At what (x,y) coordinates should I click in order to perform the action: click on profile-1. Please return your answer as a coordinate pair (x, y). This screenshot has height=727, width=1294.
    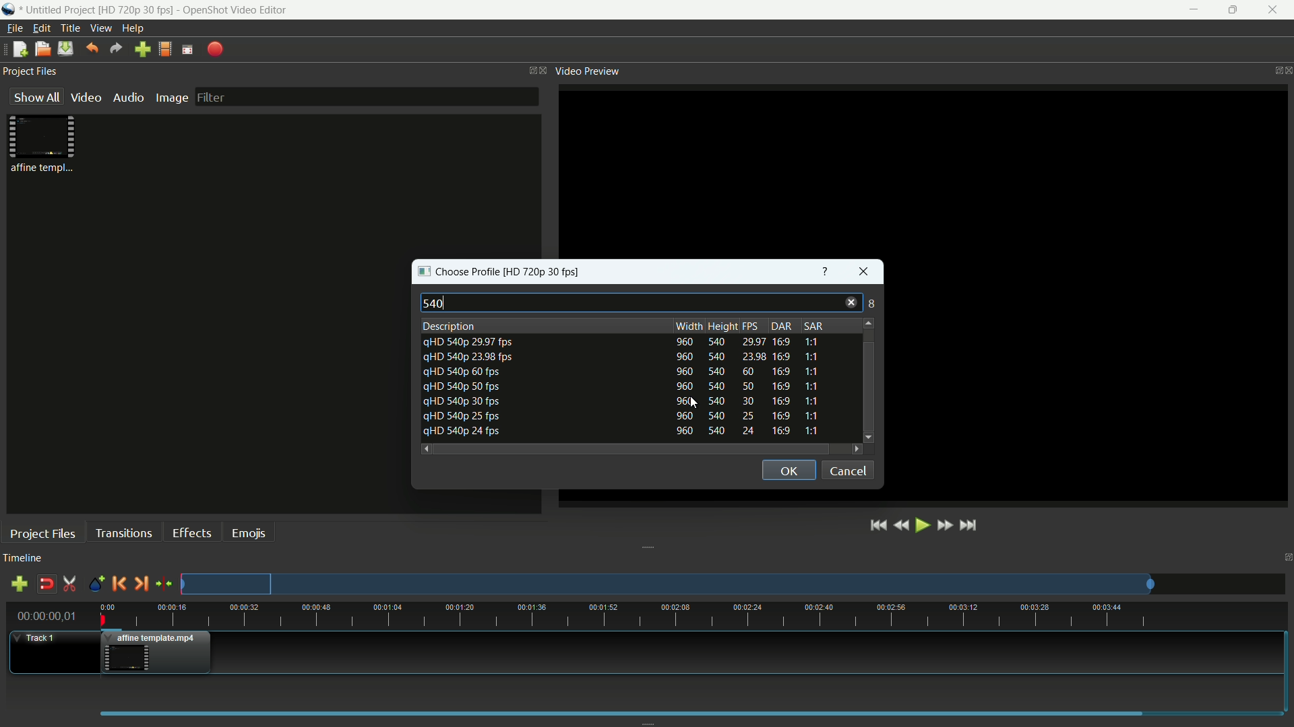
    Looking at the image, I should click on (625, 341).